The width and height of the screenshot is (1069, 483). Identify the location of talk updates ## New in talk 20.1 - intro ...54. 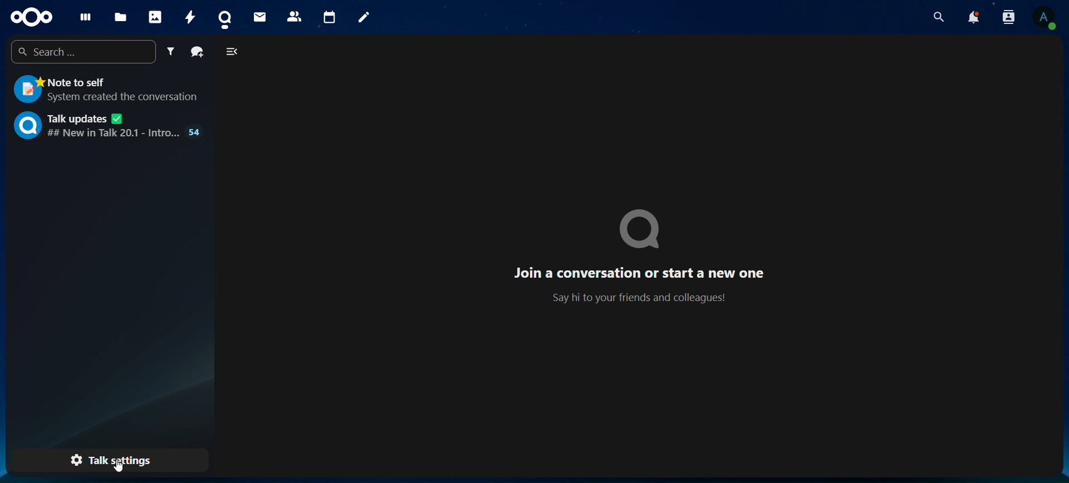
(108, 125).